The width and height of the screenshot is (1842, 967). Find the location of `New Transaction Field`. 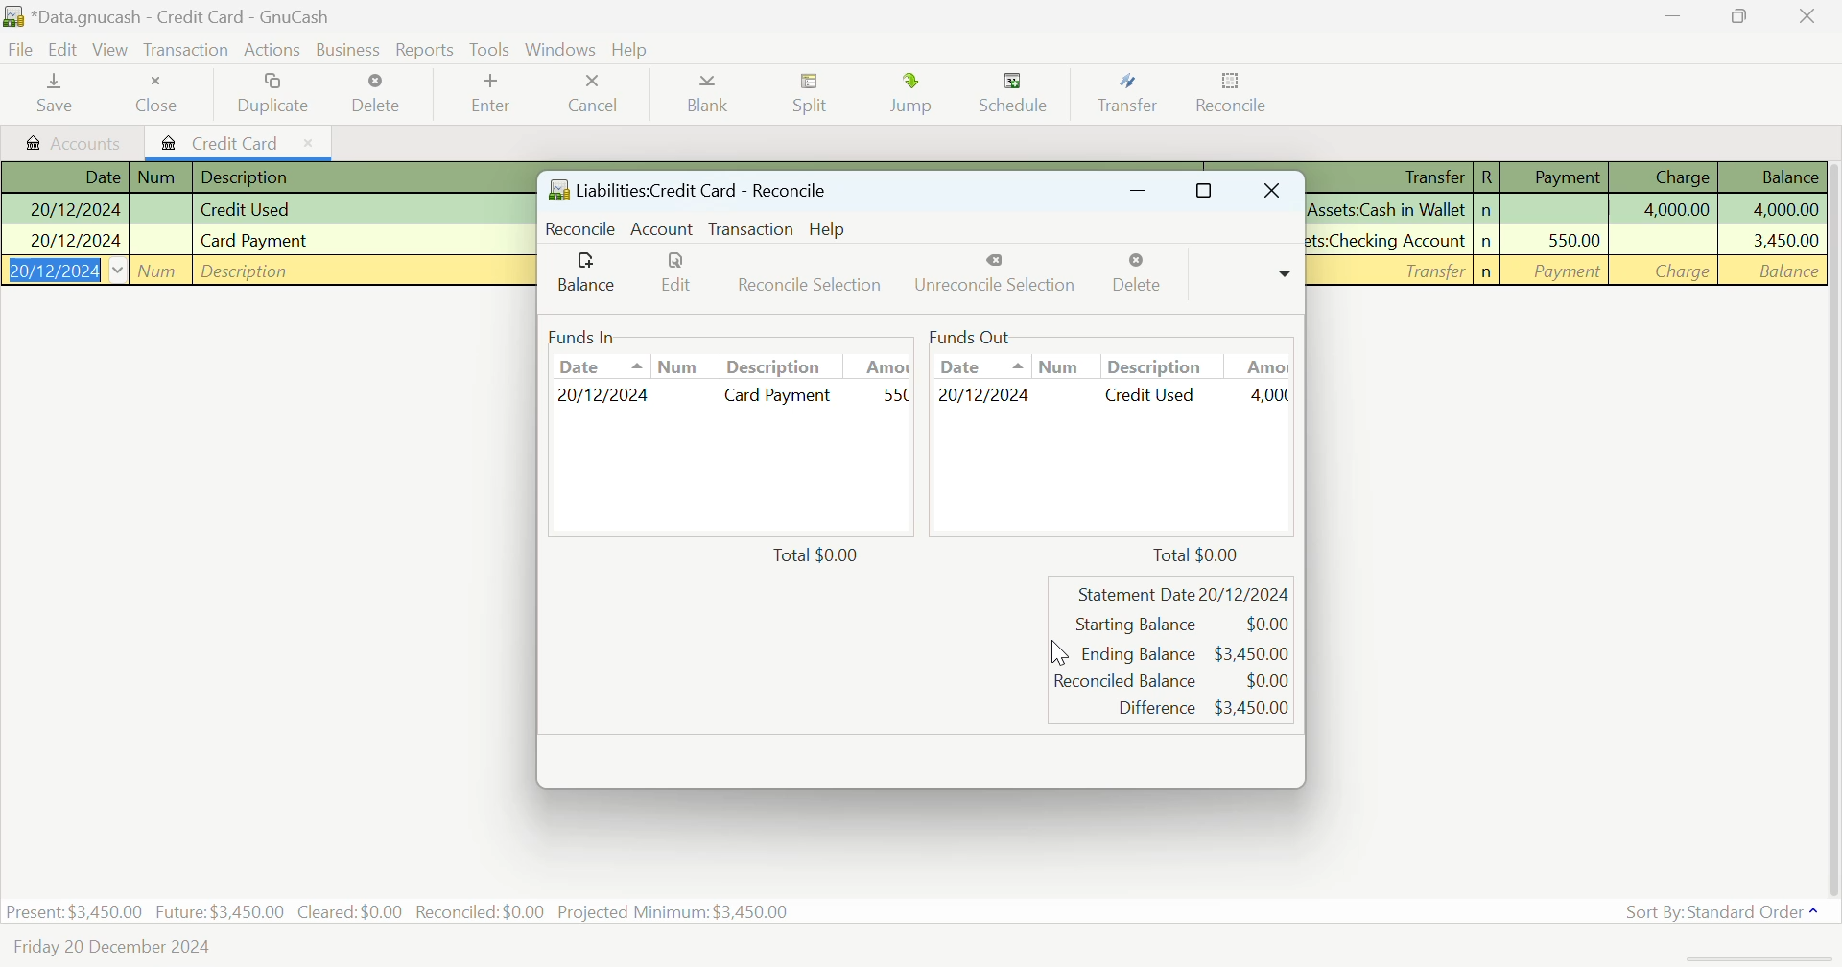

New Transaction Field is located at coordinates (266, 271).